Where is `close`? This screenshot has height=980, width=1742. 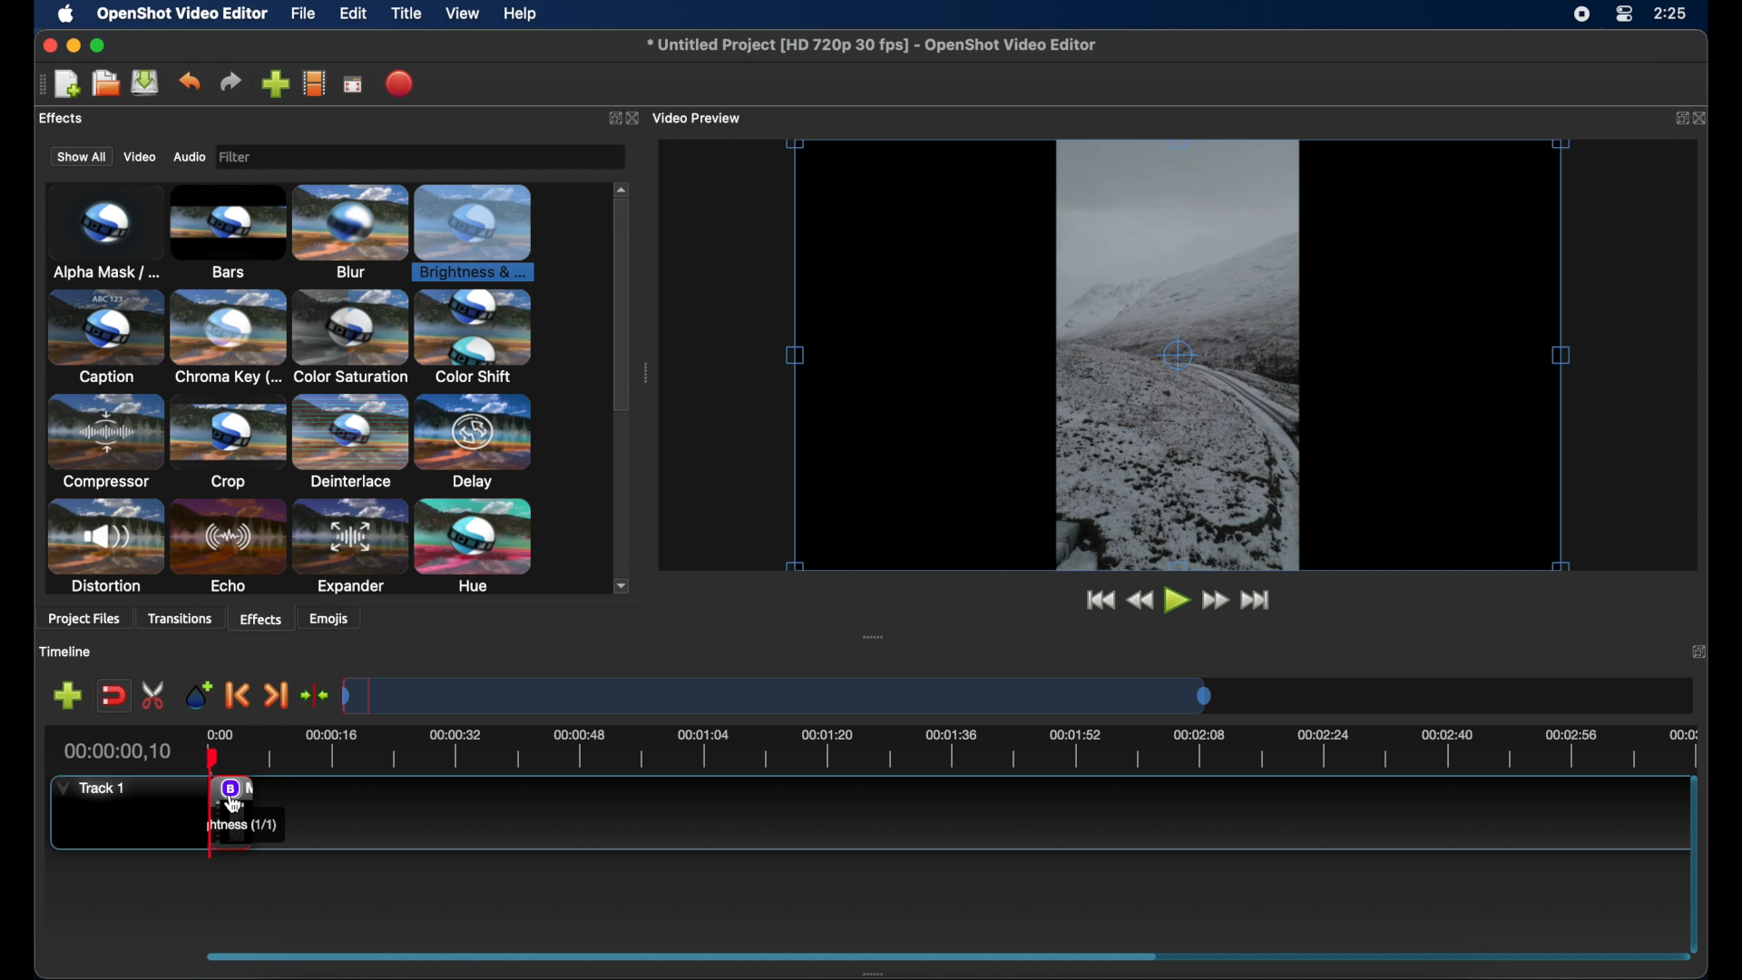 close is located at coordinates (632, 118).